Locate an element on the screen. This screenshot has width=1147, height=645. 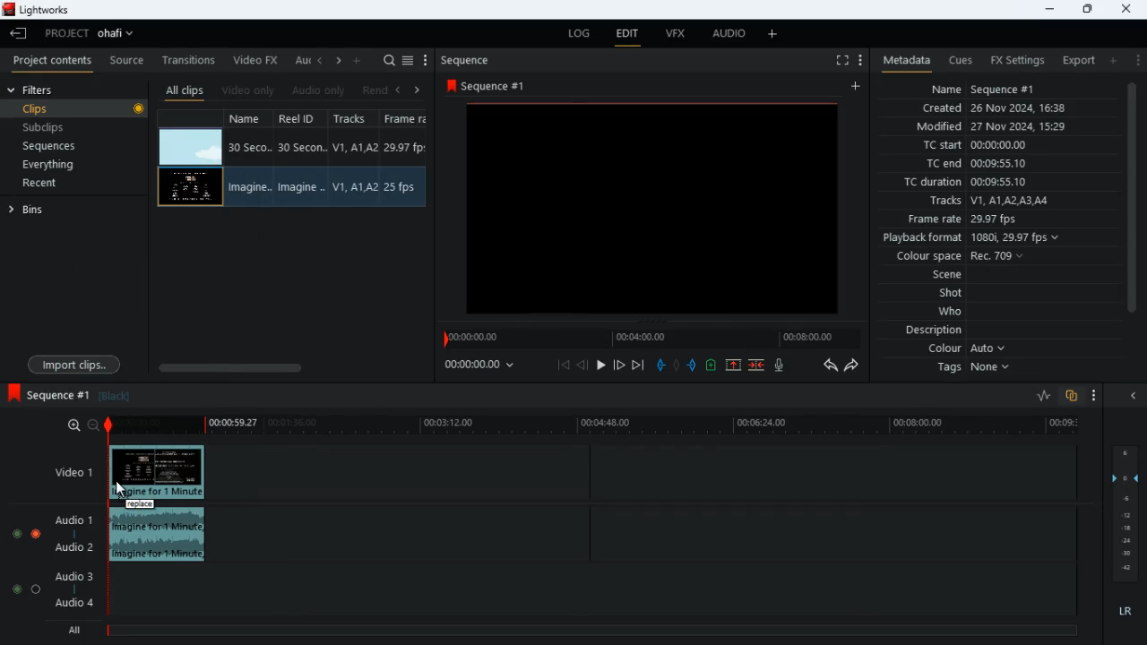
toggle is located at coordinates (13, 589).